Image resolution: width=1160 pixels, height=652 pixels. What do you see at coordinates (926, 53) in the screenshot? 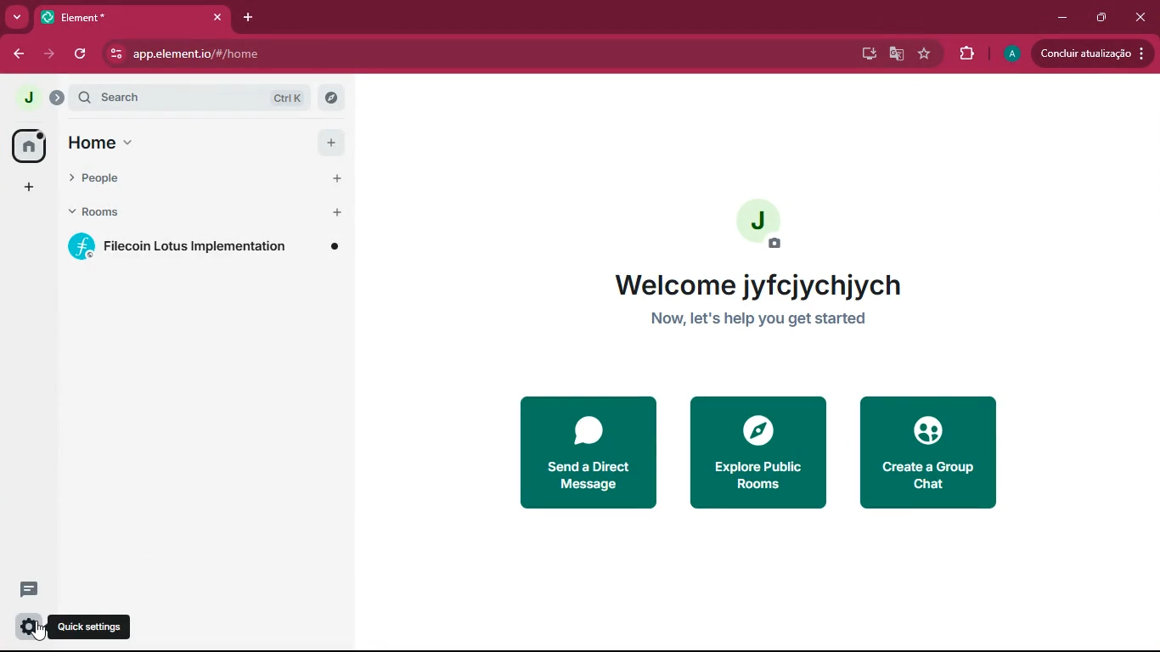
I see `favourite` at bounding box center [926, 53].